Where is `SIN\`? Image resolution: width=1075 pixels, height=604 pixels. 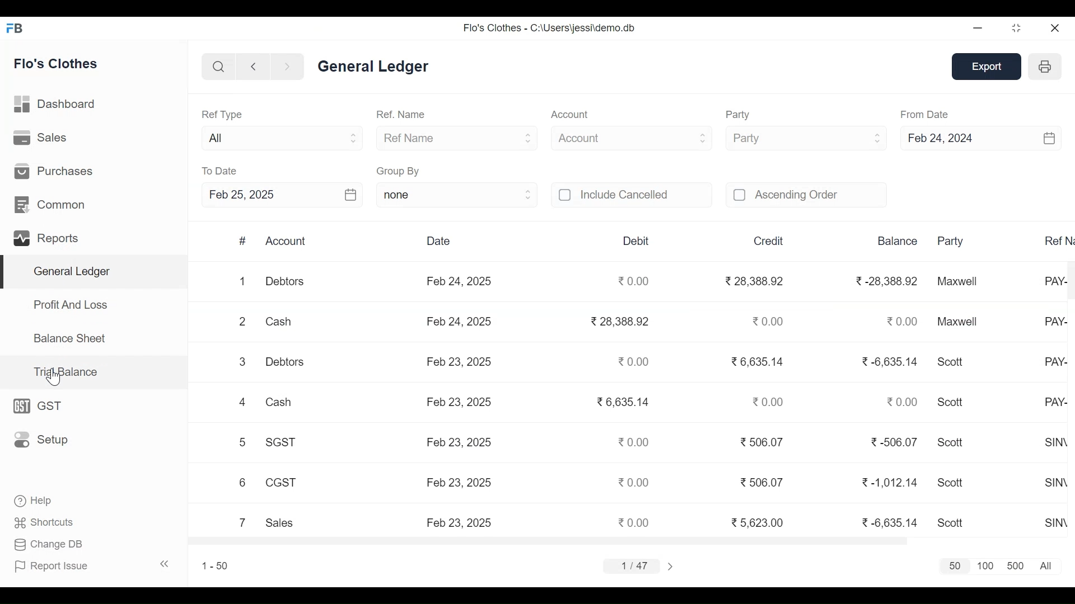 SIN\ is located at coordinates (1057, 442).